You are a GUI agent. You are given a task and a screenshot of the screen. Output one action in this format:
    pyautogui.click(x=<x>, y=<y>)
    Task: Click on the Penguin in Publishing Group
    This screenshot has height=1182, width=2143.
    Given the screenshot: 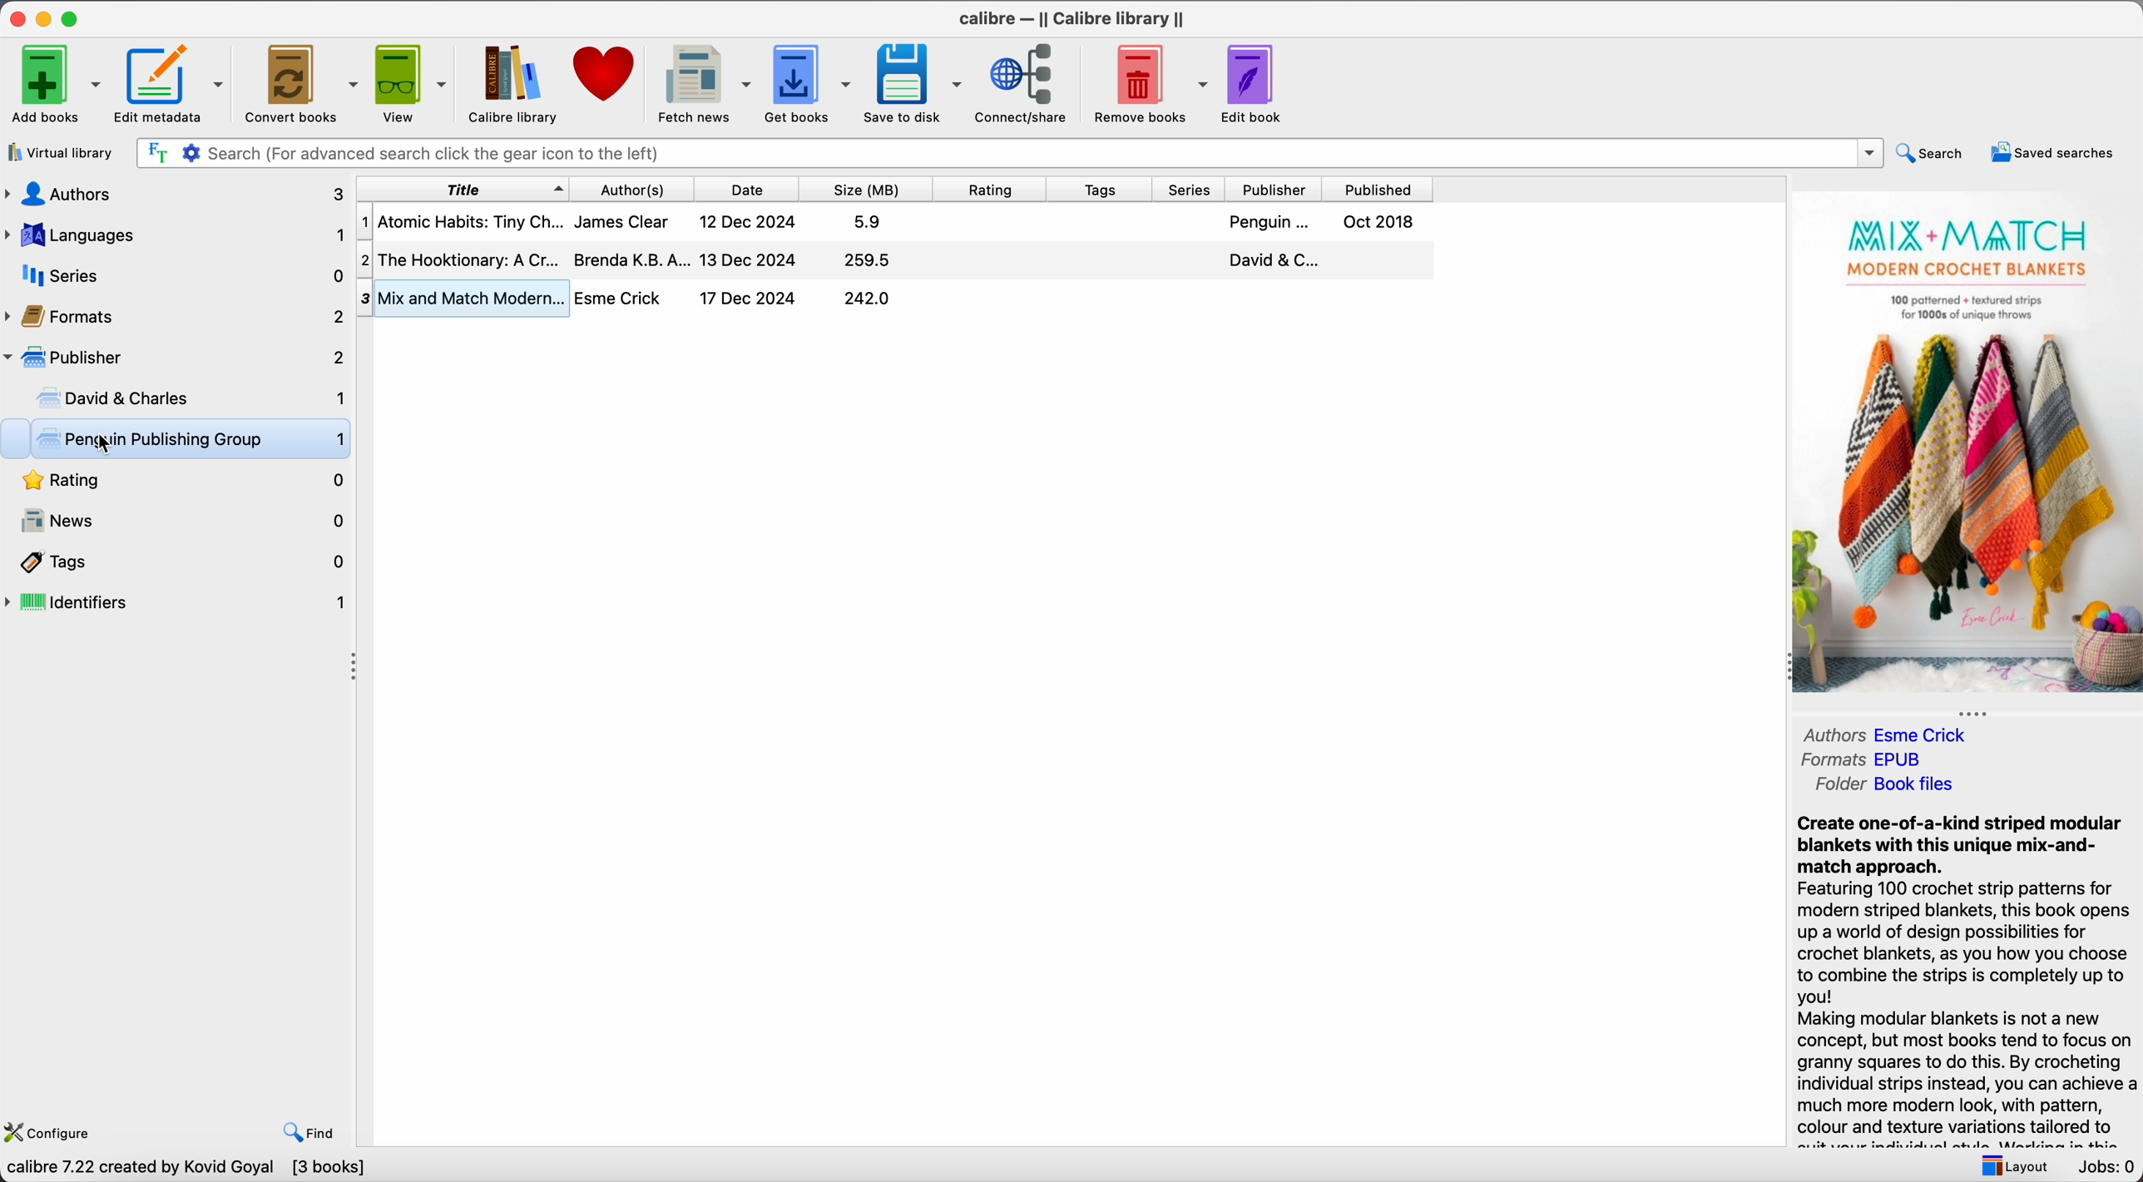 What is the action you would take?
    pyautogui.click(x=191, y=442)
    